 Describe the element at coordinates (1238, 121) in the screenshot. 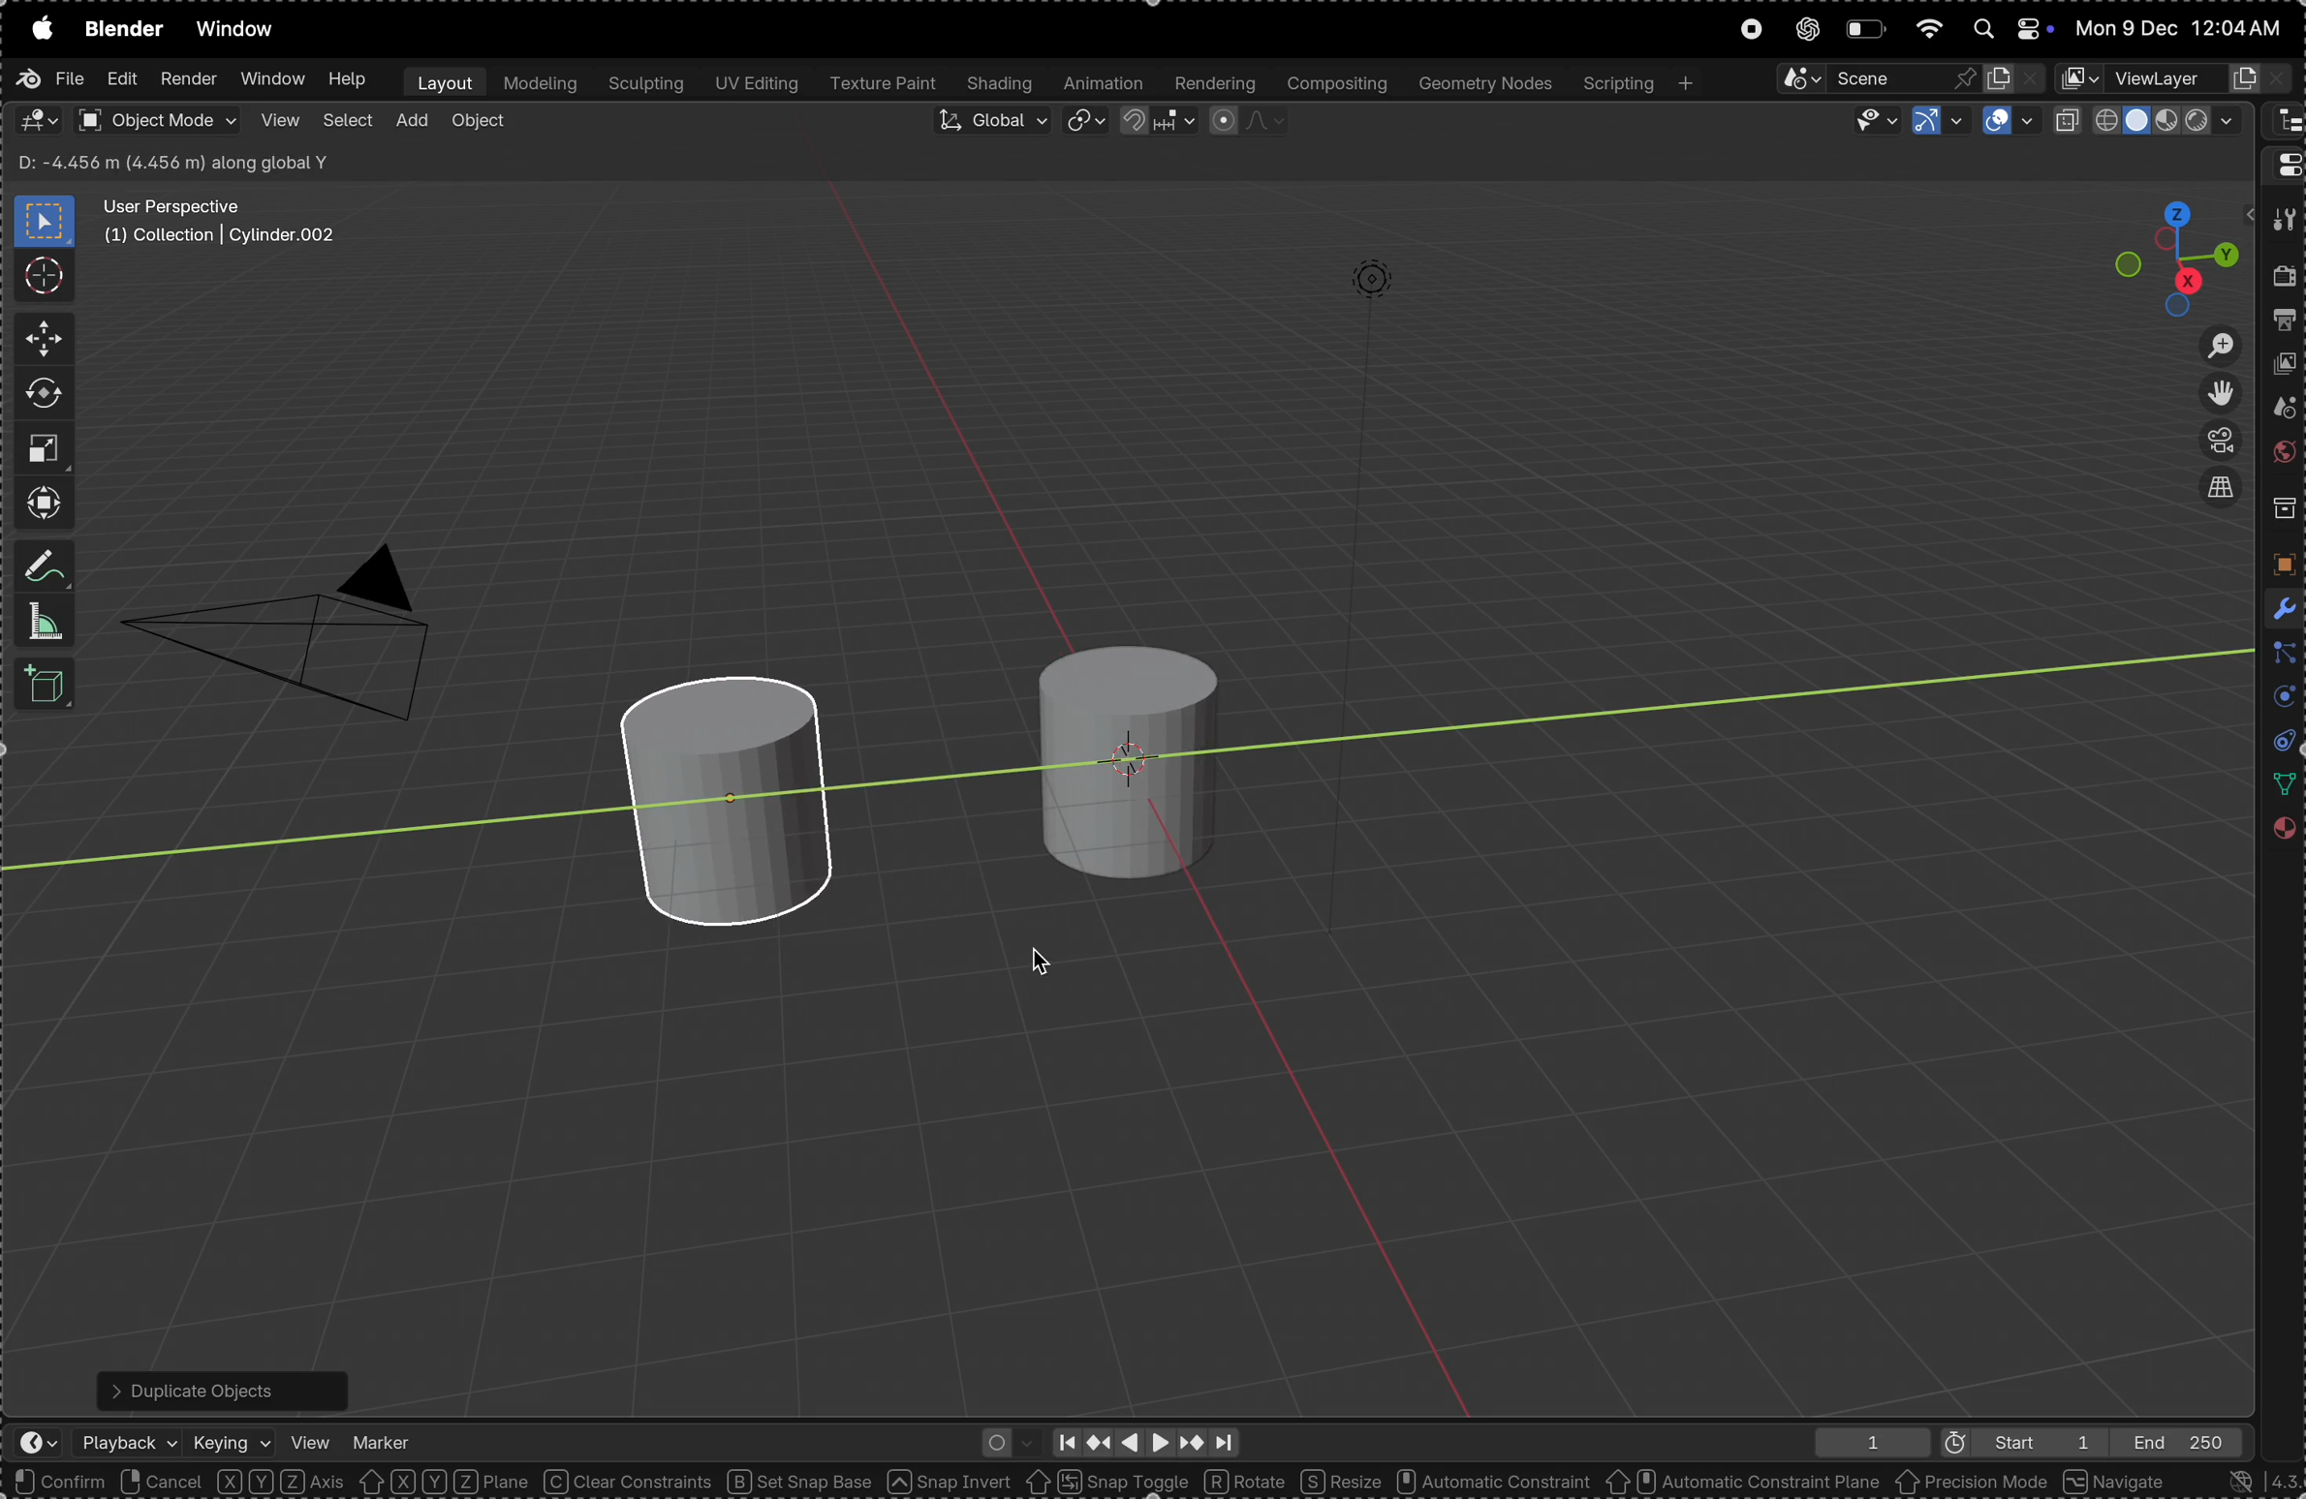

I see `proportinall falling objects` at that location.